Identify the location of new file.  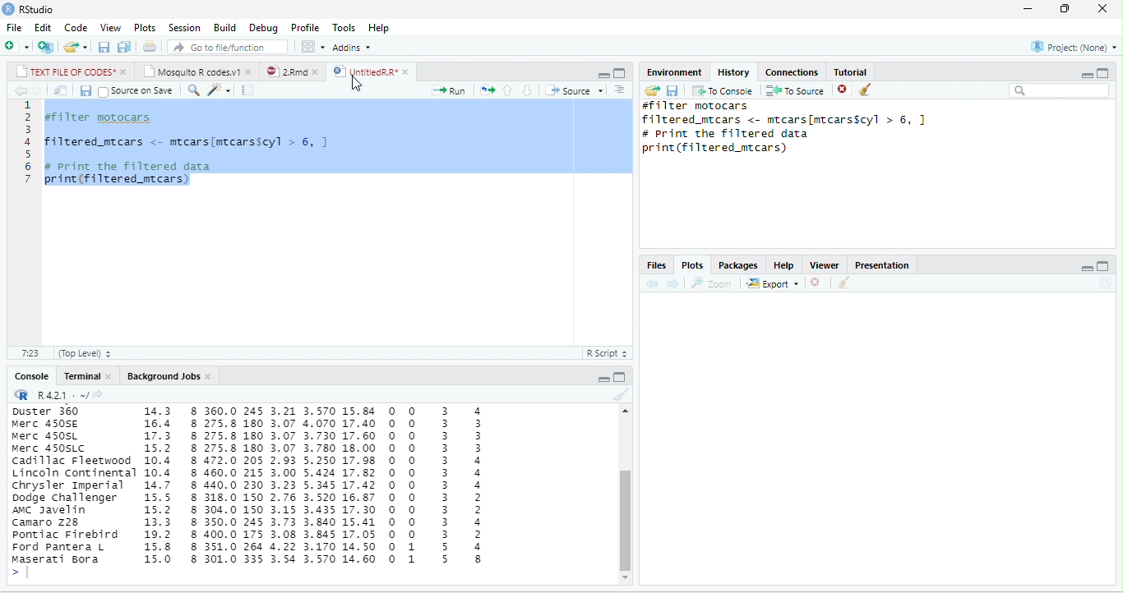
(17, 46).